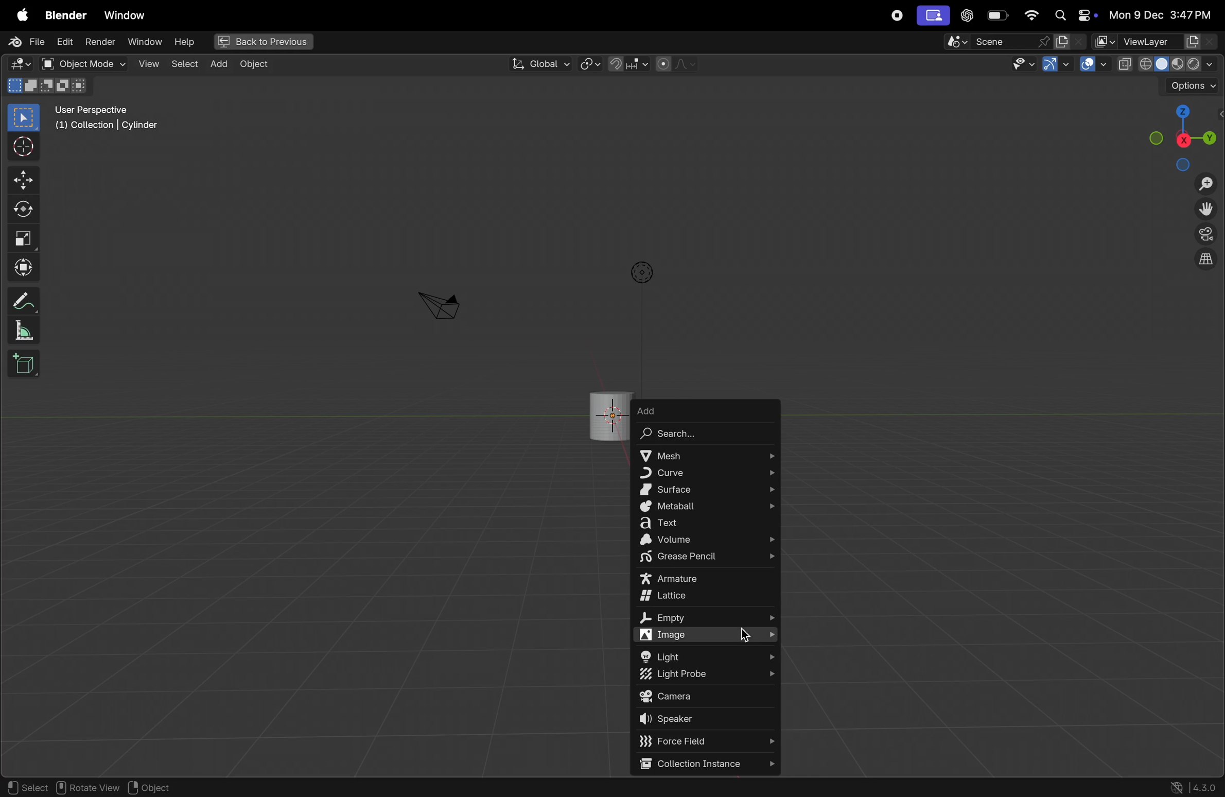 Image resolution: width=1225 pixels, height=797 pixels. I want to click on Object, so click(260, 64).